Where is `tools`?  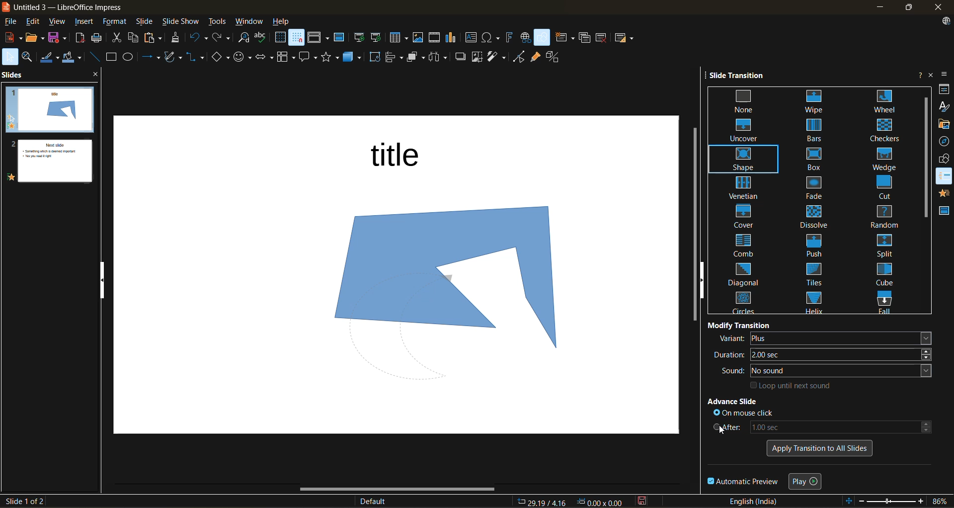 tools is located at coordinates (218, 20).